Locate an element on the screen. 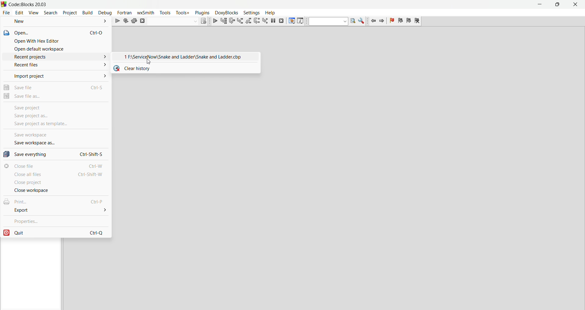 Image resolution: width=585 pixels, height=310 pixels. run is located at coordinates (118, 22).